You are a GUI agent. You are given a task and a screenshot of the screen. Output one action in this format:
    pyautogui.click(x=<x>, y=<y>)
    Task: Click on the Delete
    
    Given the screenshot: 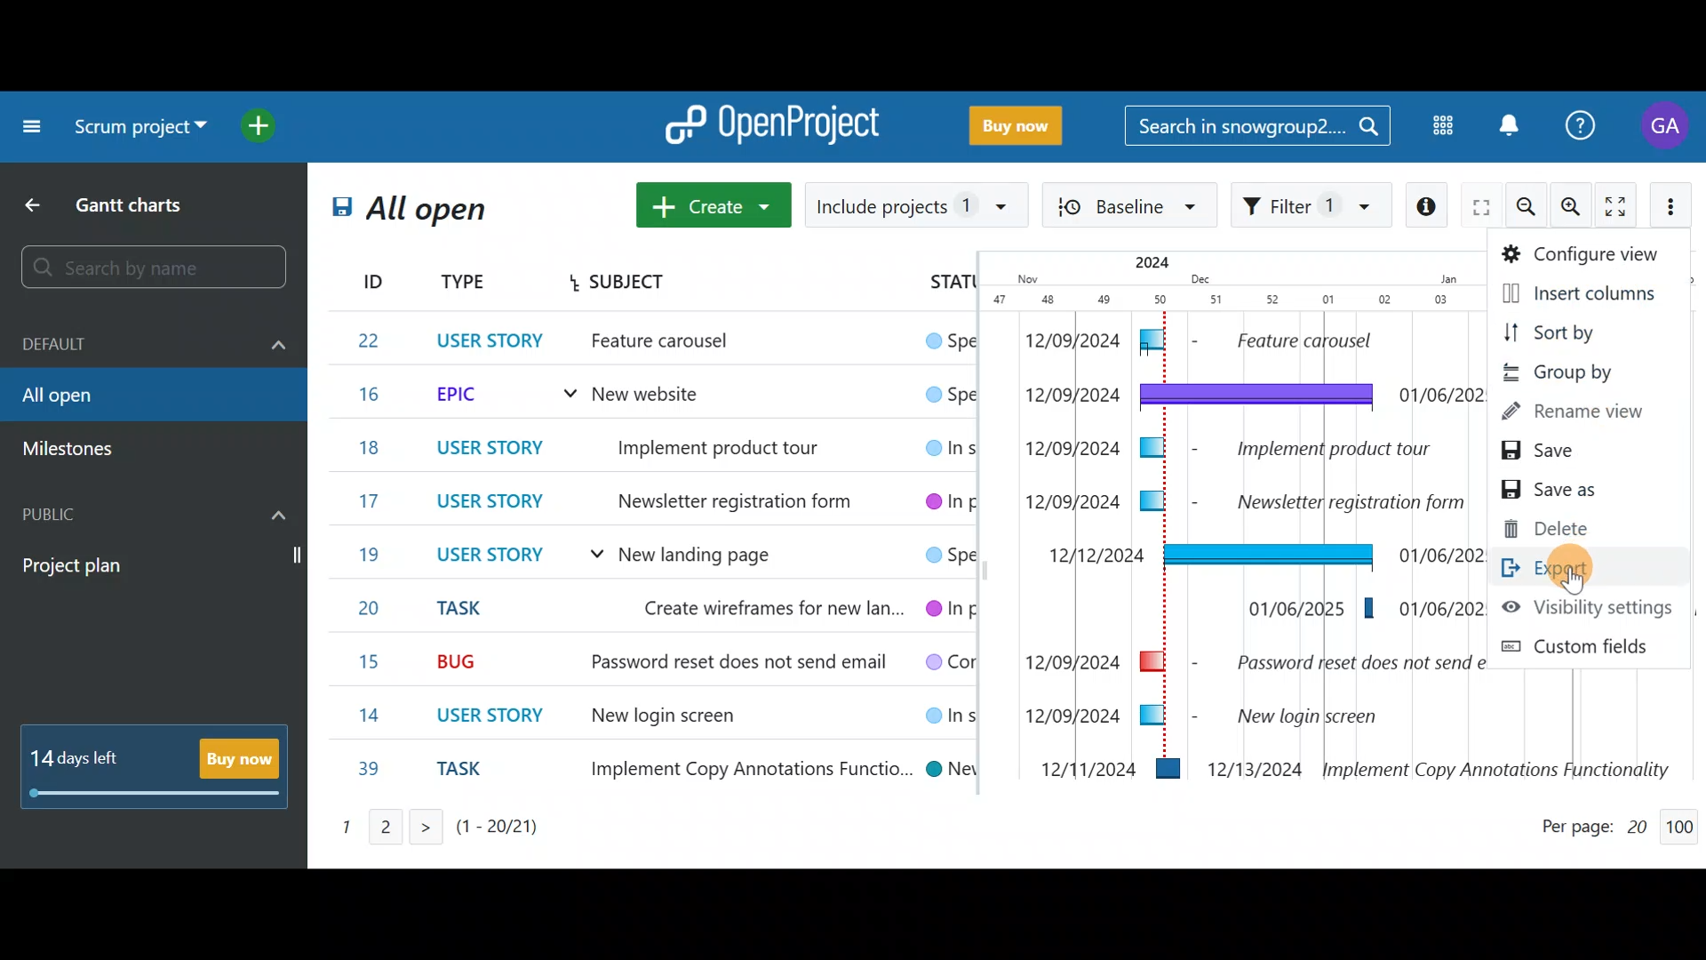 What is the action you would take?
    pyautogui.click(x=1562, y=527)
    